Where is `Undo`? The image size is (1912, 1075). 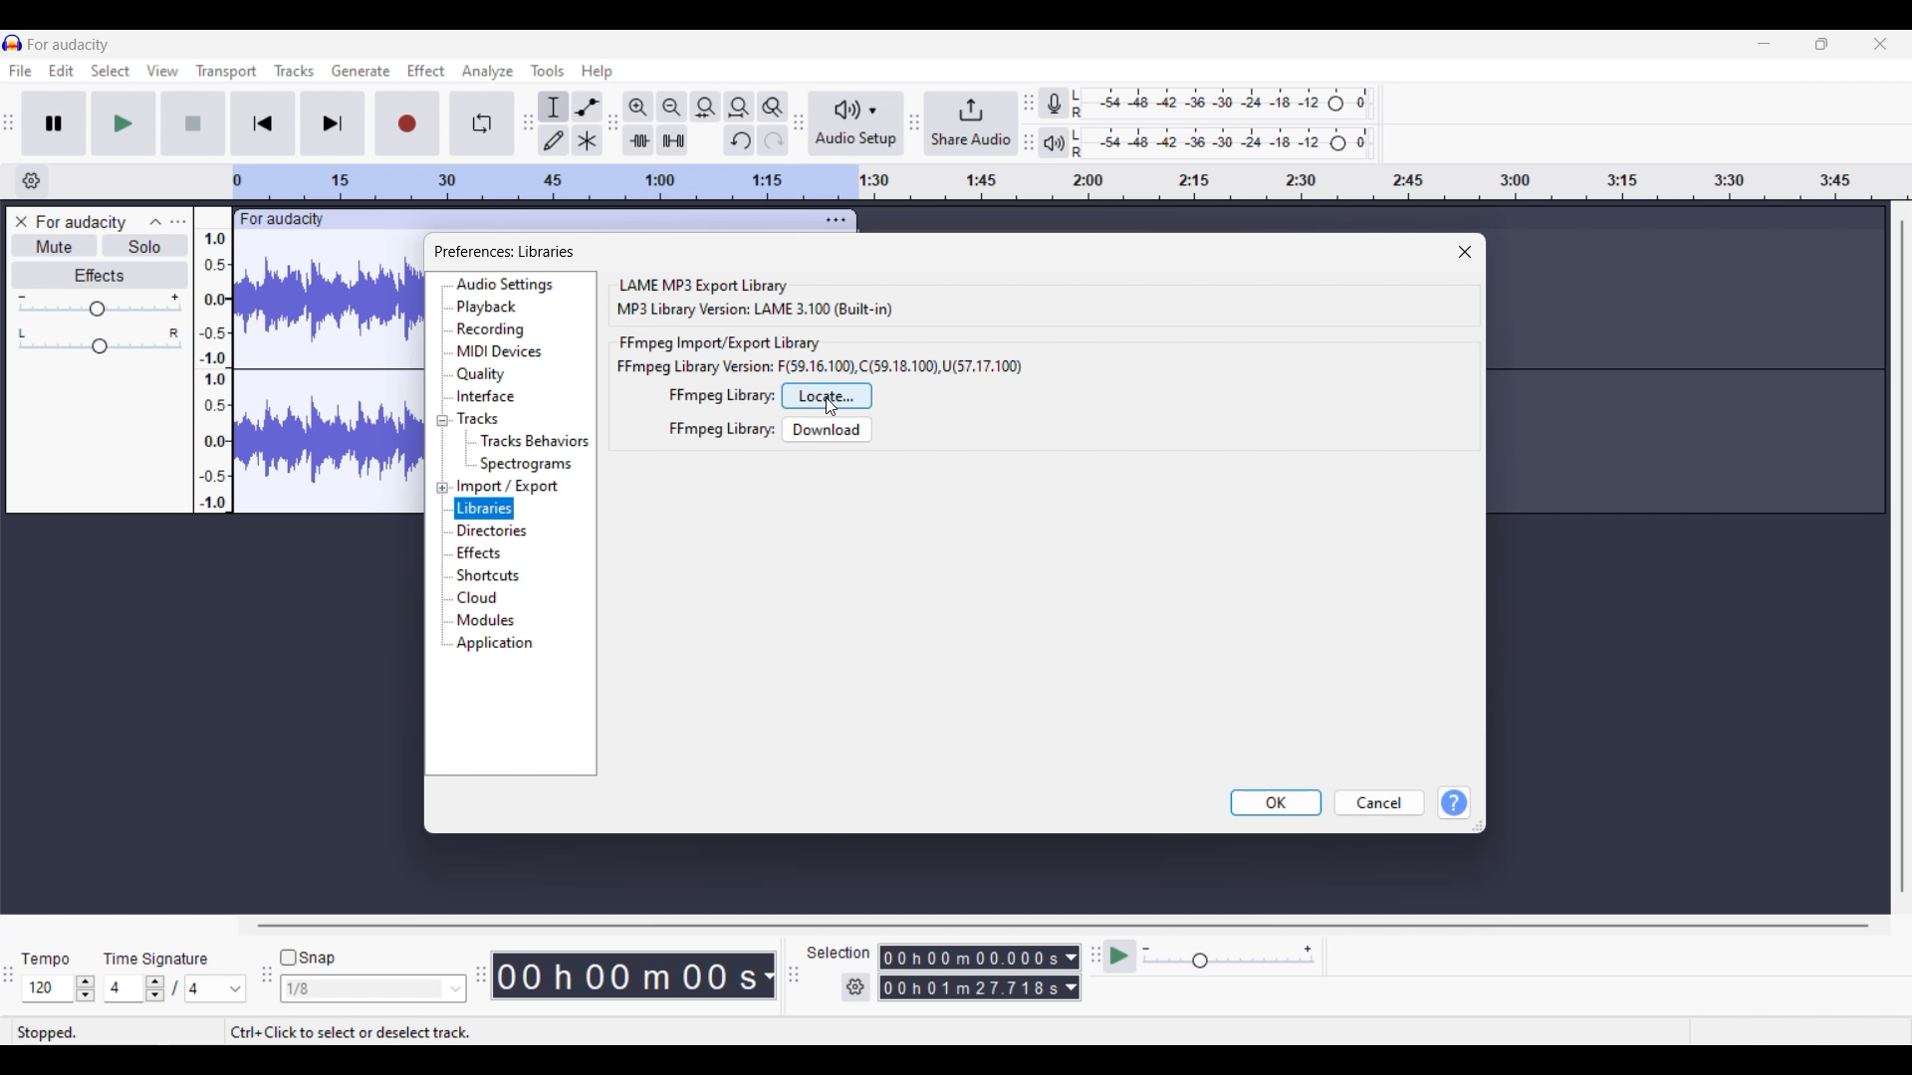 Undo is located at coordinates (740, 140).